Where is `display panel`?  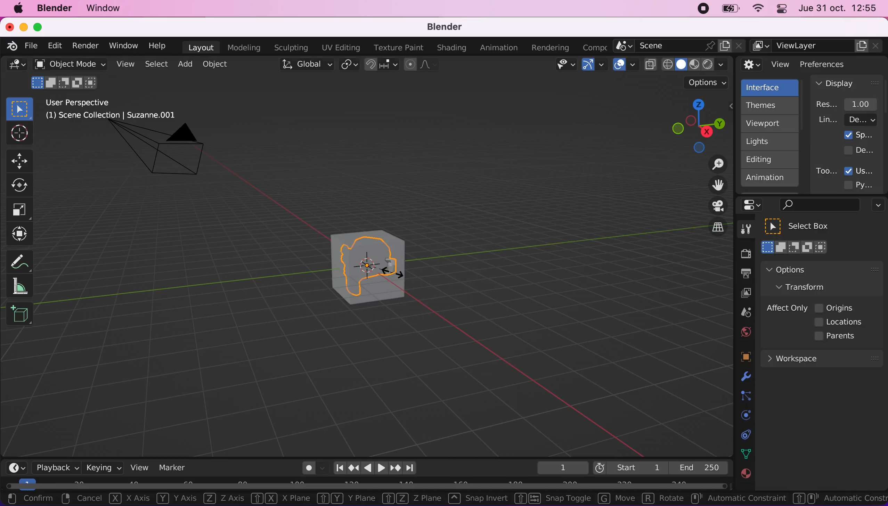 display panel is located at coordinates (847, 83).